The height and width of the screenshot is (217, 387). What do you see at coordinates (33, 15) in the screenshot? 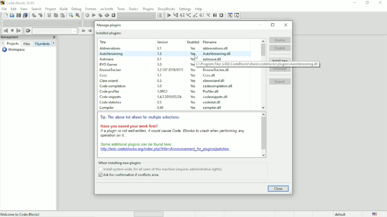
I see `Undo` at bounding box center [33, 15].